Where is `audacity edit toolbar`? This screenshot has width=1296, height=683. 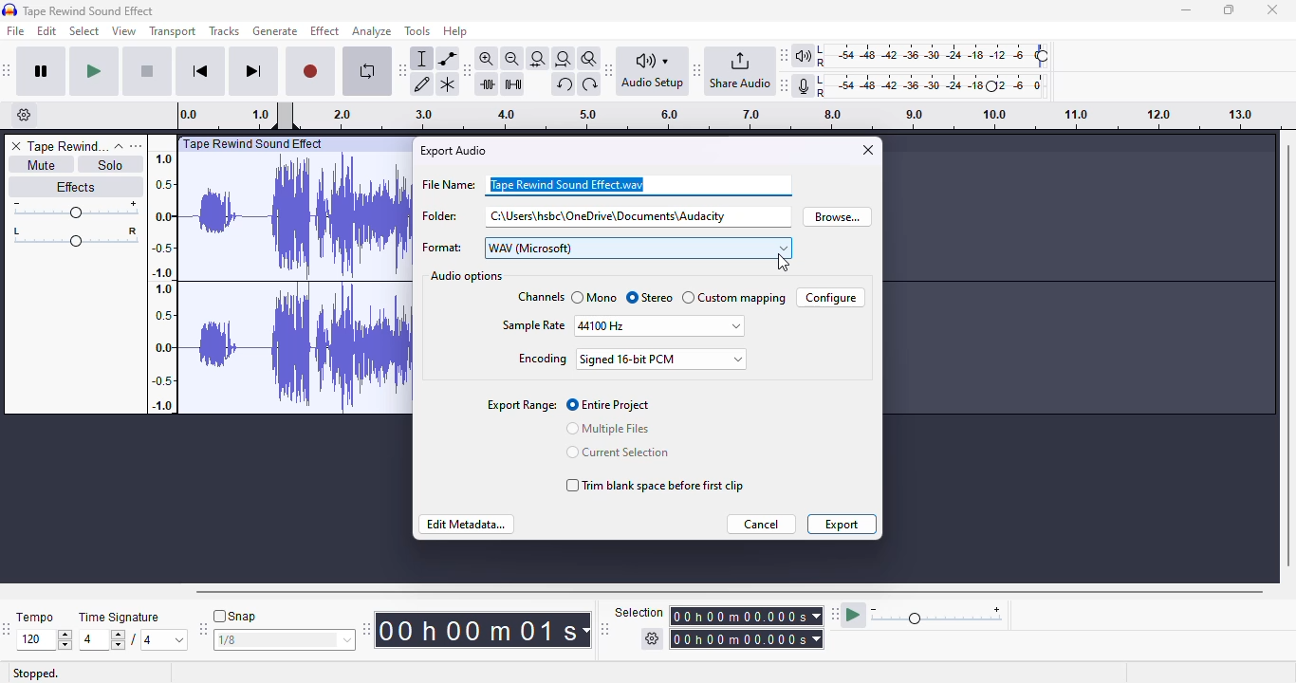
audacity edit toolbar is located at coordinates (467, 70).